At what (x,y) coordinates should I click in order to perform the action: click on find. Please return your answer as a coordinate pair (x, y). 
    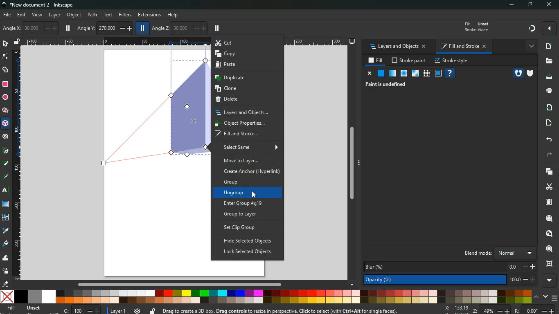
    Looking at the image, I should click on (548, 249).